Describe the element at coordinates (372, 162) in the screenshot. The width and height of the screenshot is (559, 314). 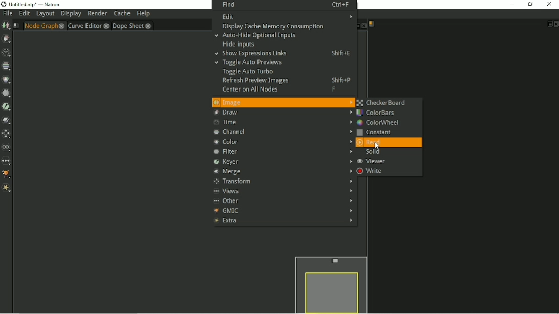
I see `Viewer` at that location.